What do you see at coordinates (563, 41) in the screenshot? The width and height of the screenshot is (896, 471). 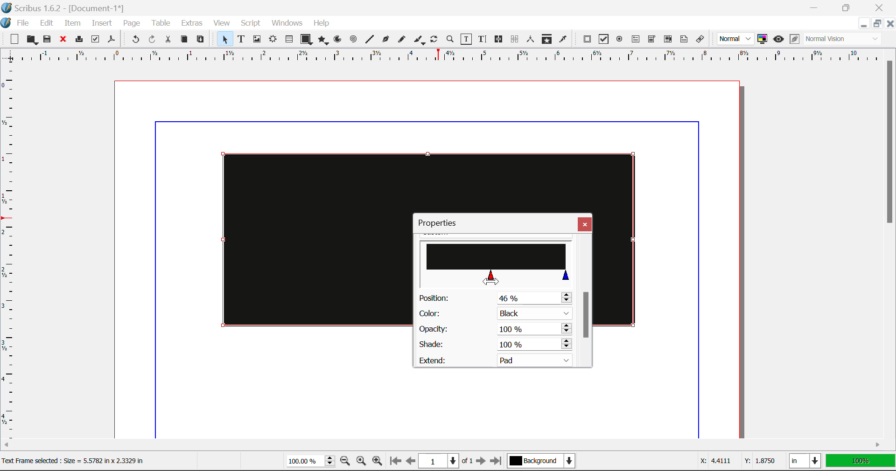 I see `Eyedropper` at bounding box center [563, 41].